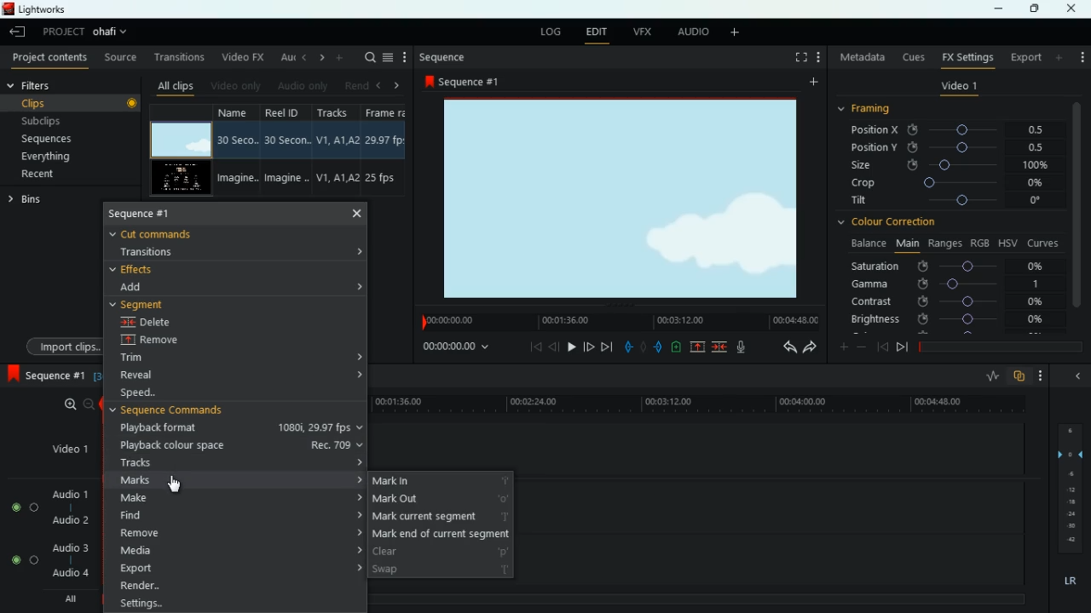  What do you see at coordinates (783, 347) in the screenshot?
I see `back` at bounding box center [783, 347].